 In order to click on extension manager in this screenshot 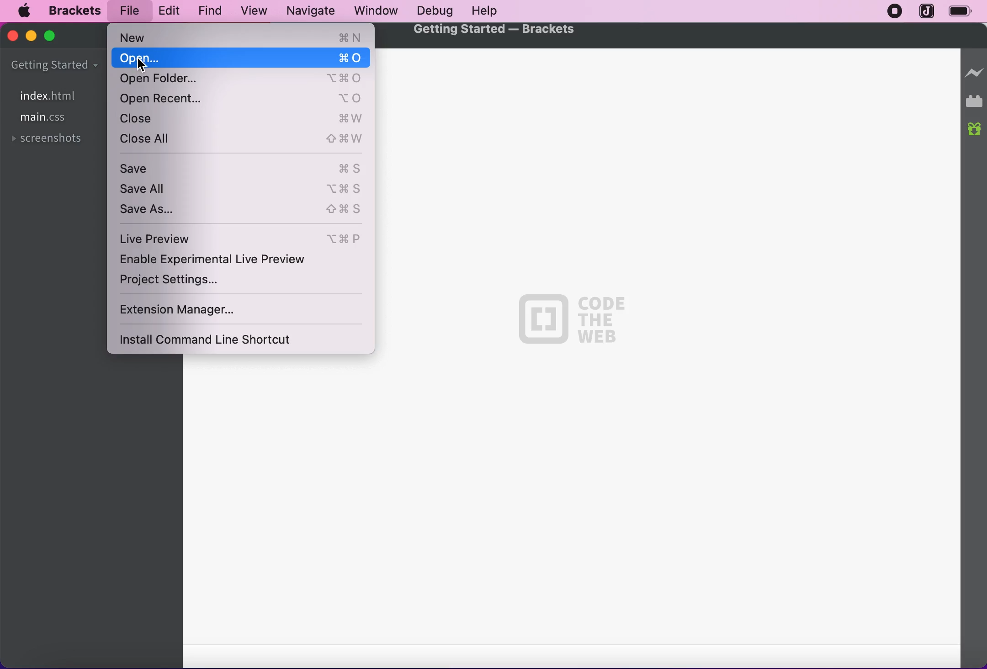, I will do `click(207, 308)`.